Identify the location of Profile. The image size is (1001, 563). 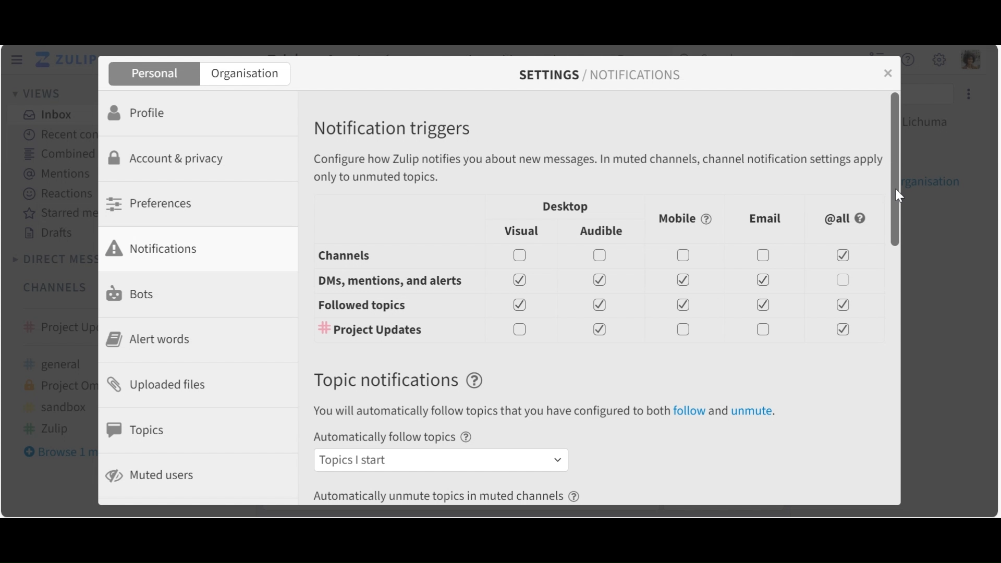
(140, 112).